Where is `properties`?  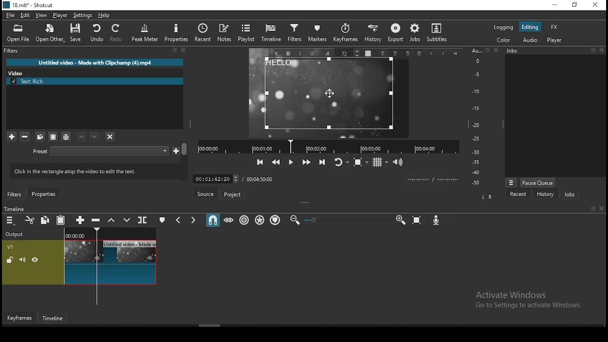
properties is located at coordinates (175, 33).